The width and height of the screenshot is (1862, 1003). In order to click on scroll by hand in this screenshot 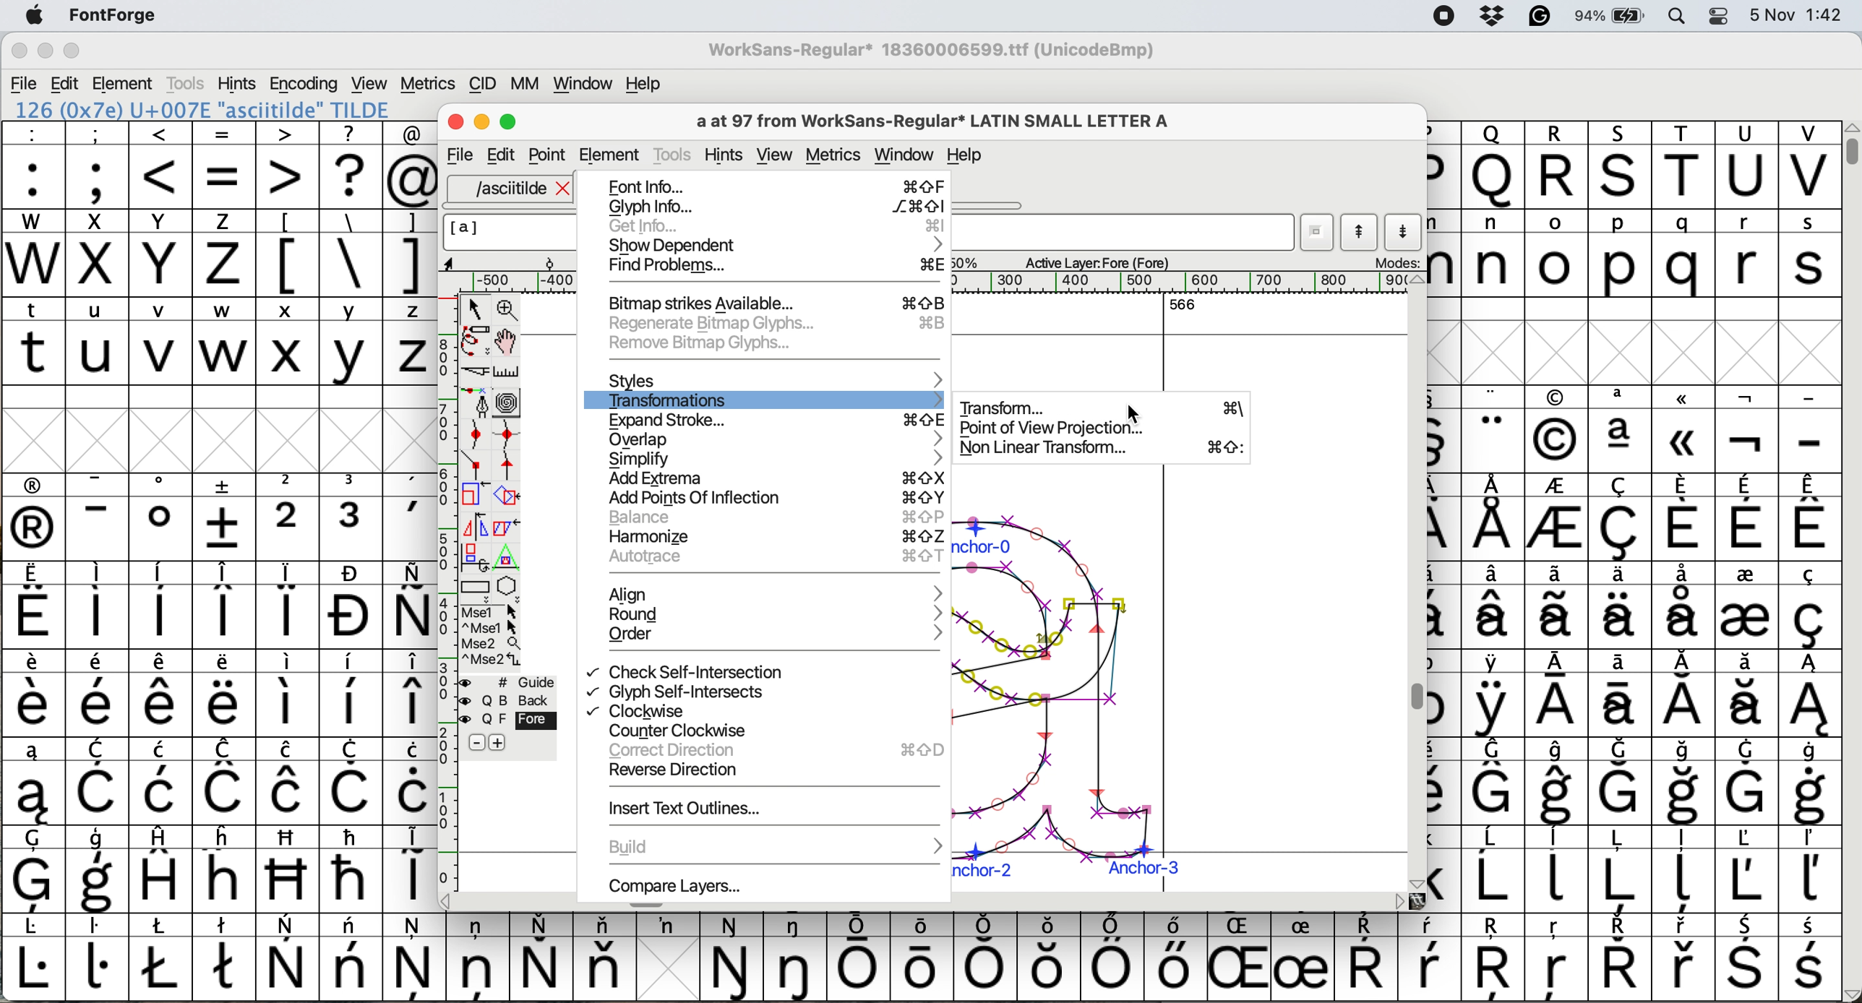, I will do `click(507, 342)`.